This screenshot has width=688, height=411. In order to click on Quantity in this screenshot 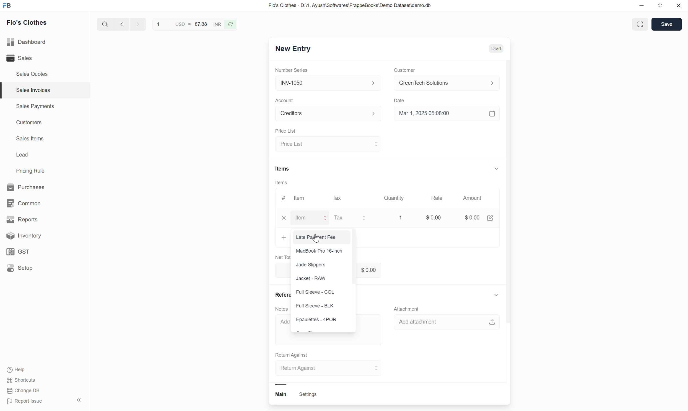, I will do `click(396, 199)`.